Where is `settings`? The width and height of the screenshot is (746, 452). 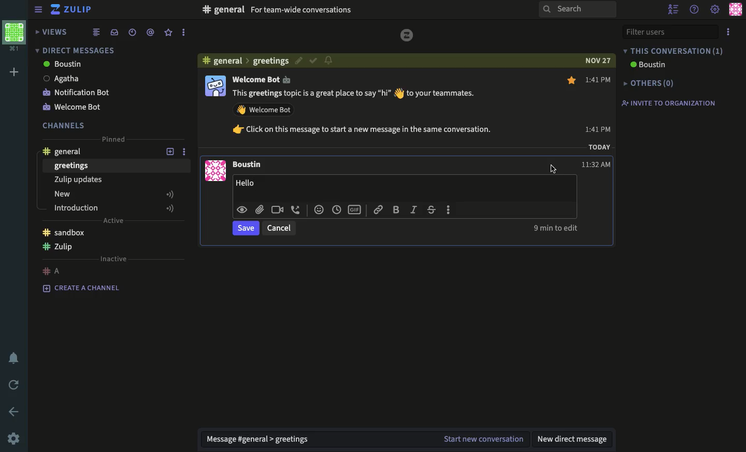 settings is located at coordinates (13, 439).